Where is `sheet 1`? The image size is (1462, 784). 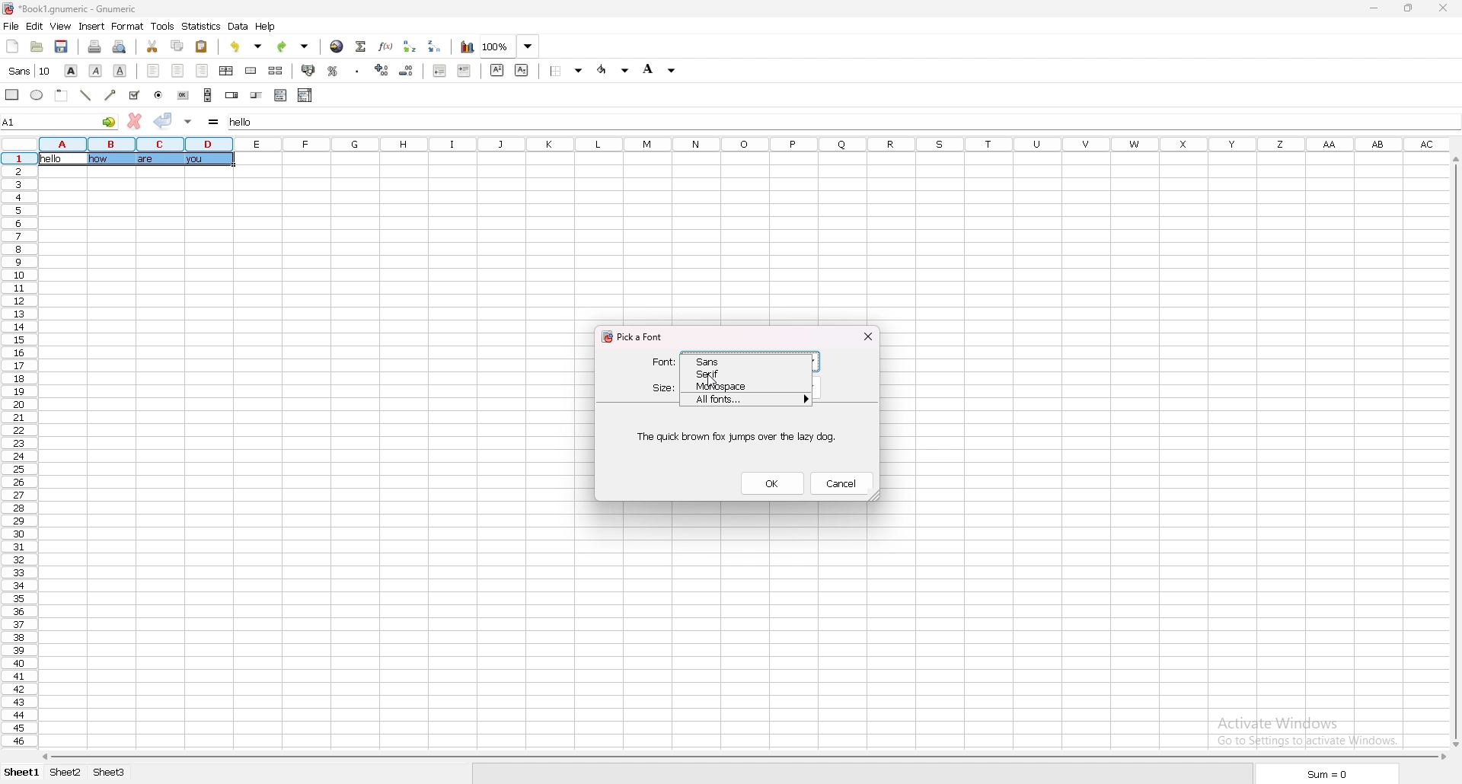
sheet 1 is located at coordinates (21, 774).